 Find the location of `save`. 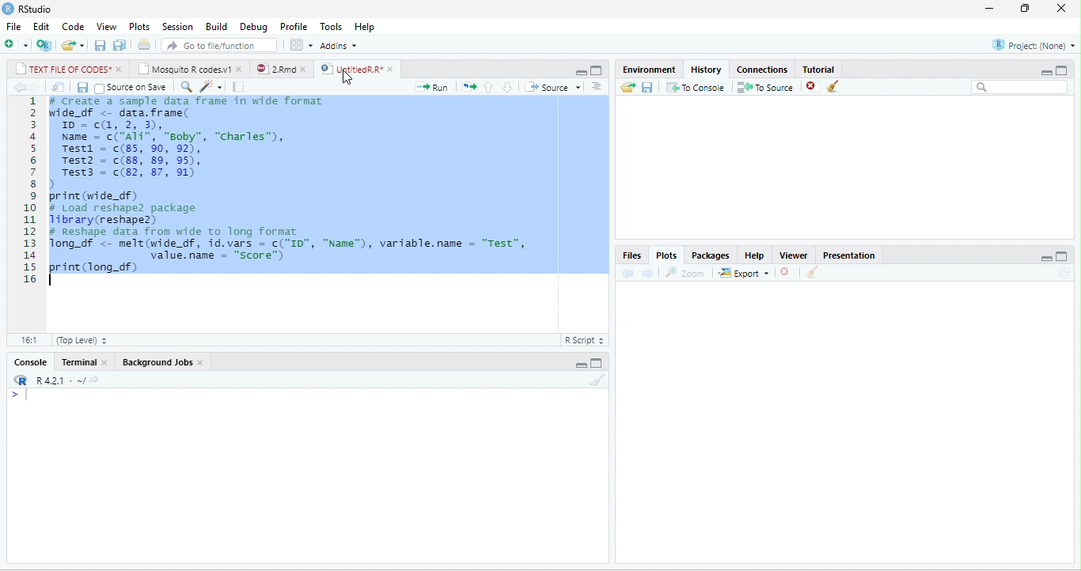

save is located at coordinates (101, 45).